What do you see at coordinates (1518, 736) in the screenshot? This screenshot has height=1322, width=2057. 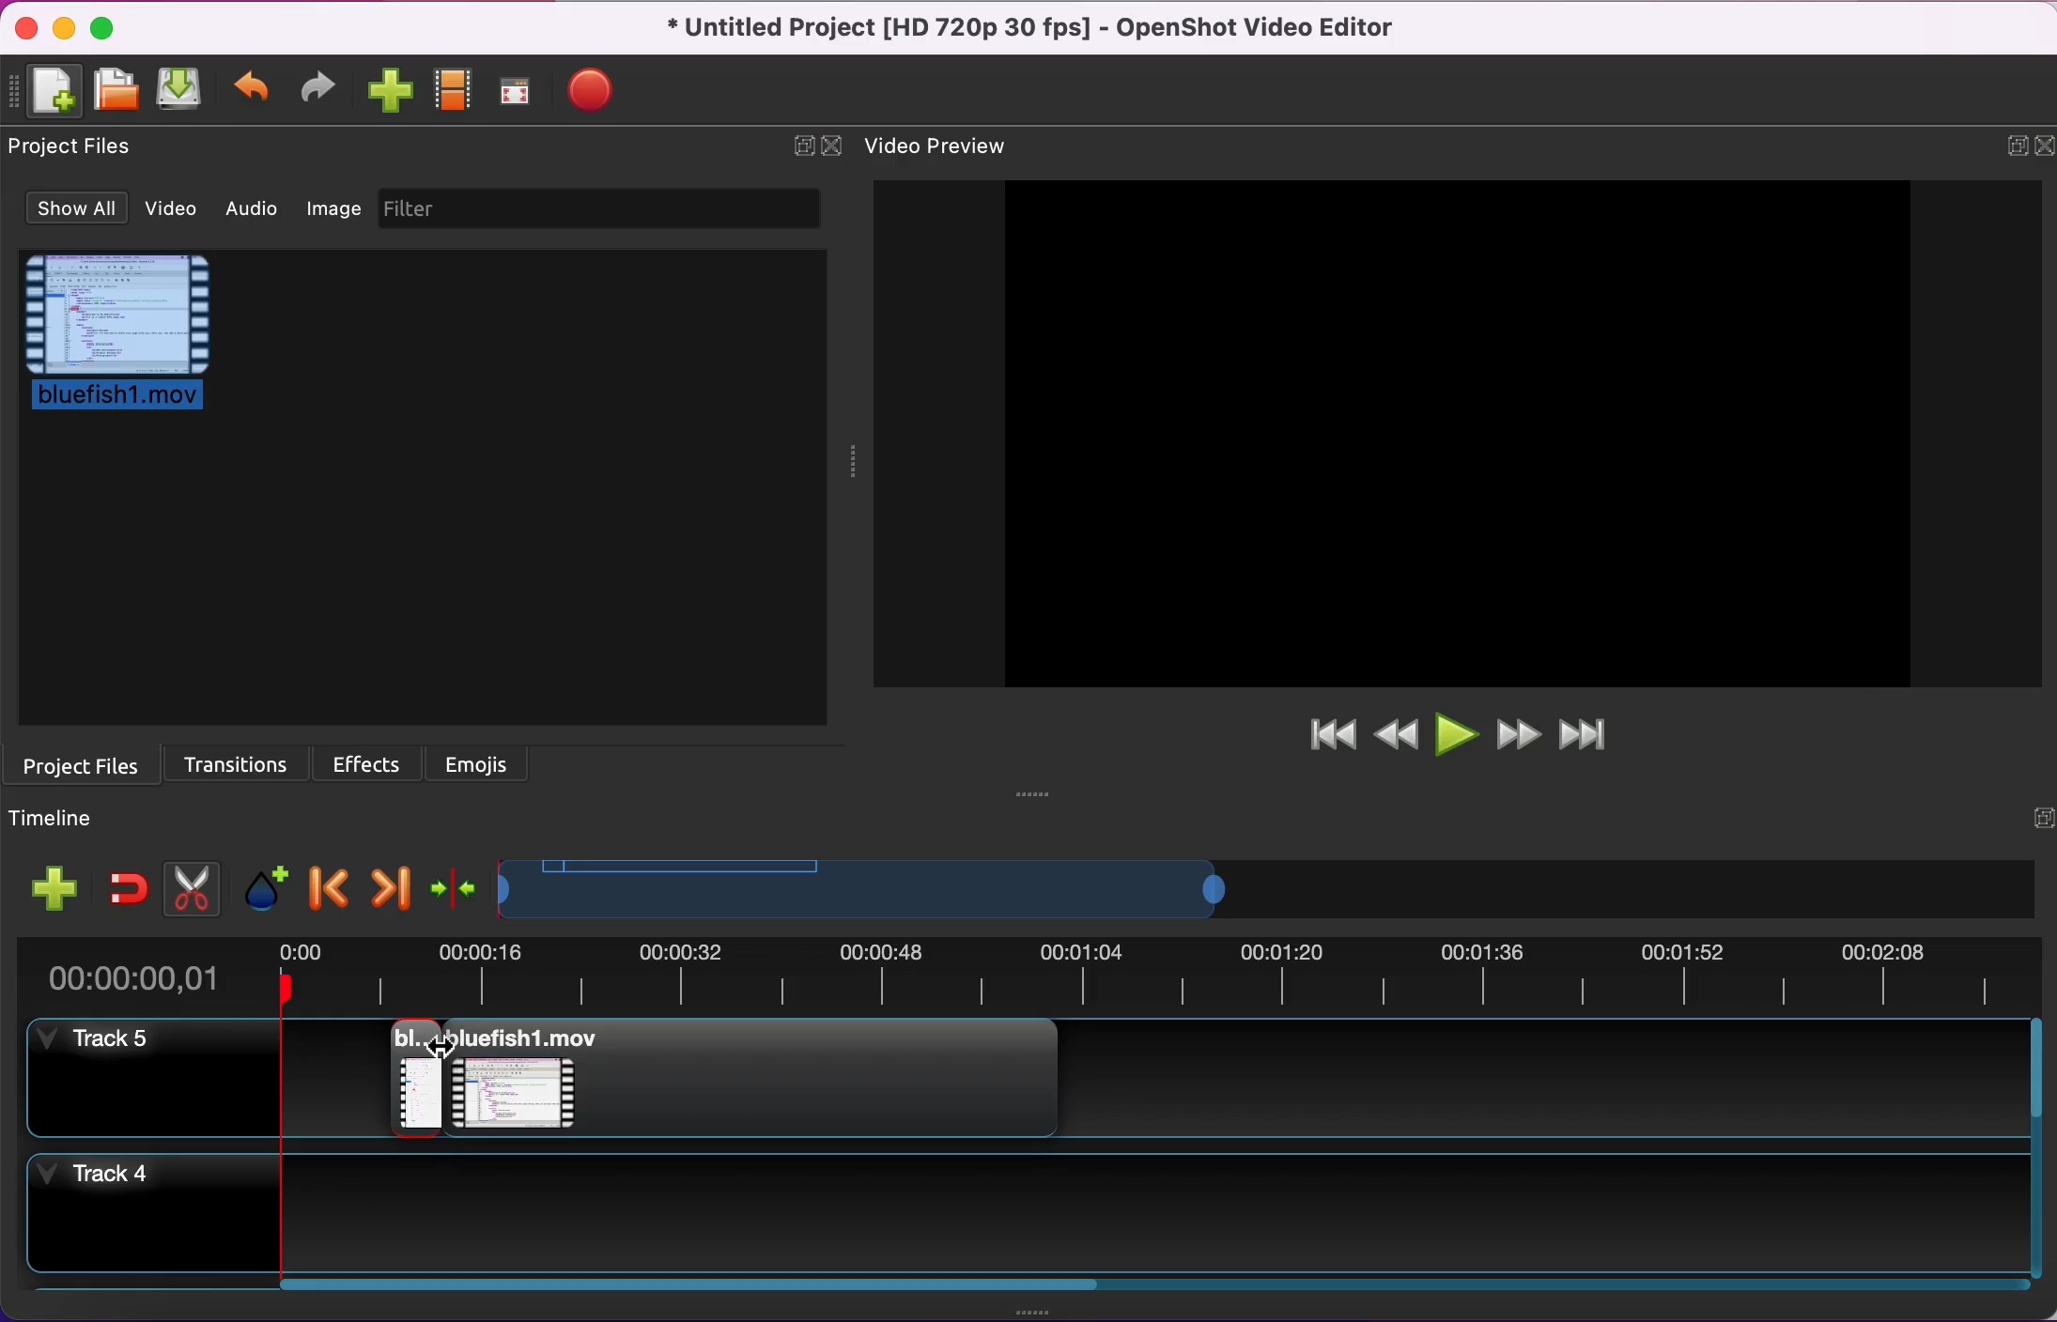 I see `fast forward` at bounding box center [1518, 736].